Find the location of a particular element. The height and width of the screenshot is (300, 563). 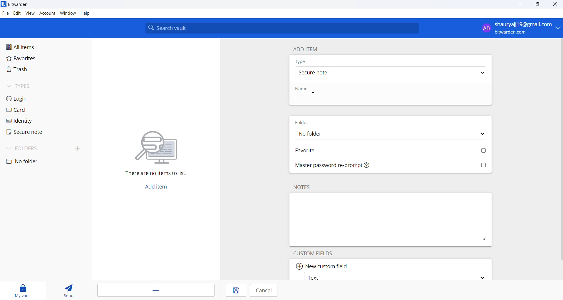

save is located at coordinates (234, 290).